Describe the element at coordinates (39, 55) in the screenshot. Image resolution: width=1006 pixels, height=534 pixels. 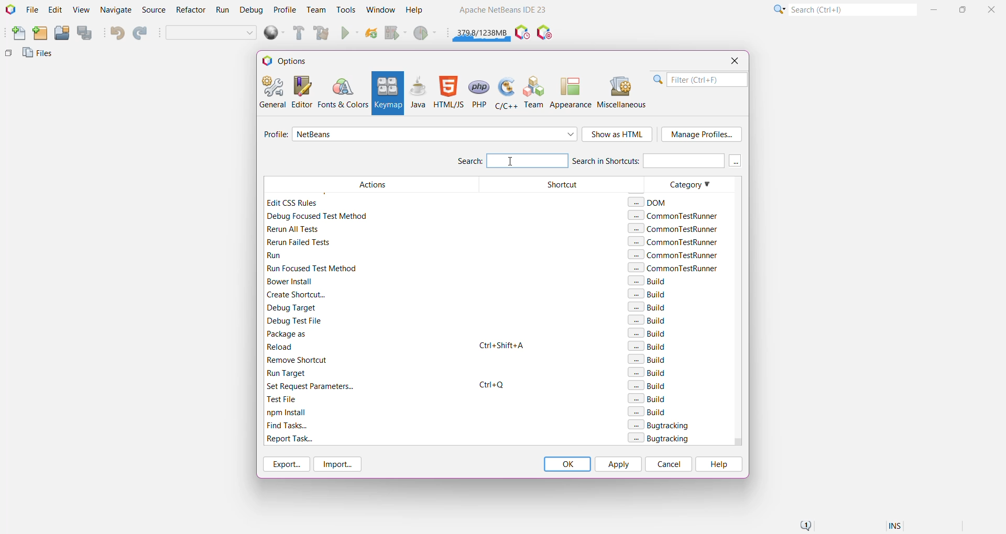
I see `Files` at that location.